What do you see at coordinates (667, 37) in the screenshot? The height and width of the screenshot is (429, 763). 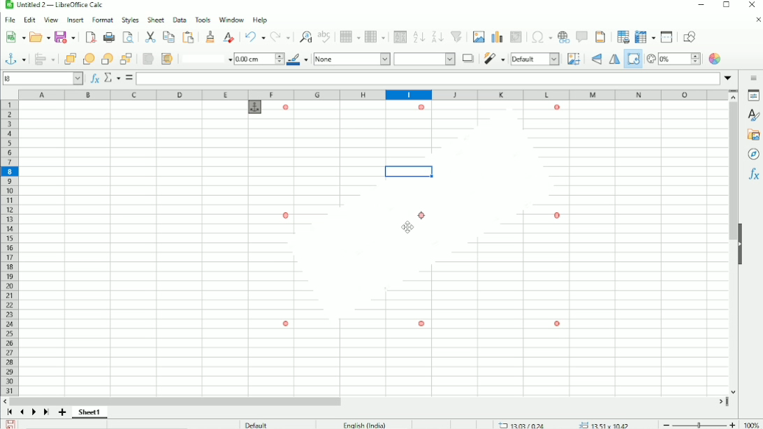 I see `Split window` at bounding box center [667, 37].